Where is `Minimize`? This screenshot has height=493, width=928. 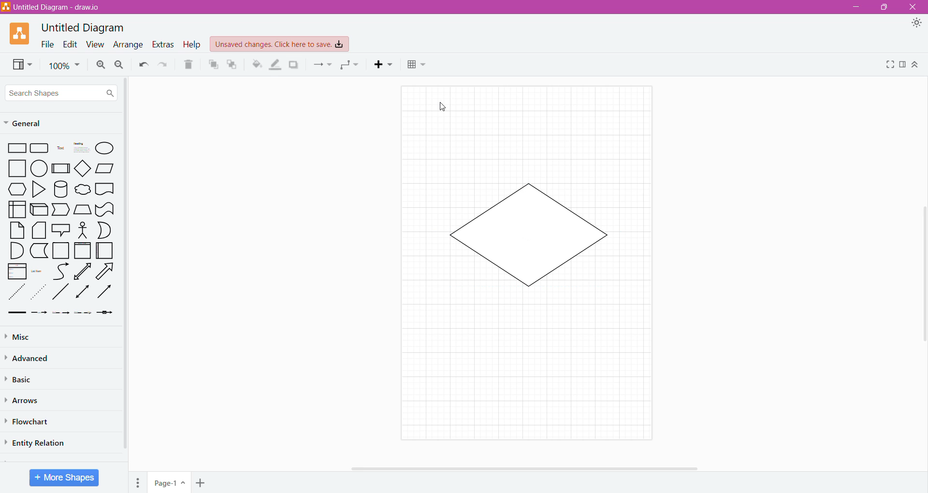
Minimize is located at coordinates (854, 7).